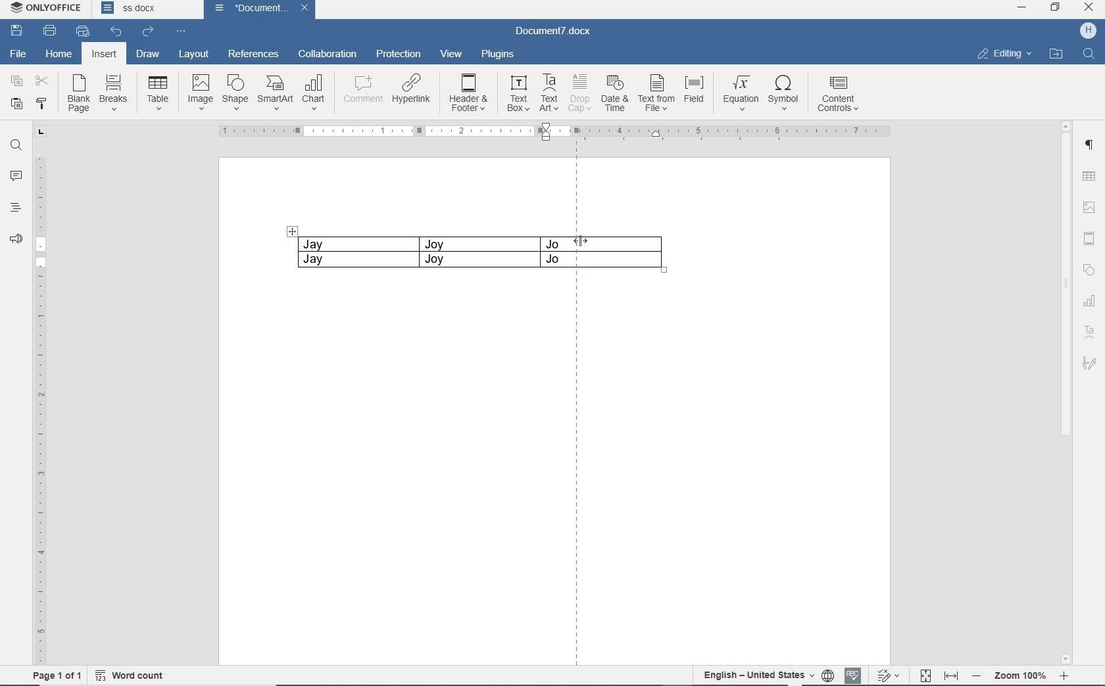 The image size is (1105, 686). I want to click on HOME, so click(60, 53).